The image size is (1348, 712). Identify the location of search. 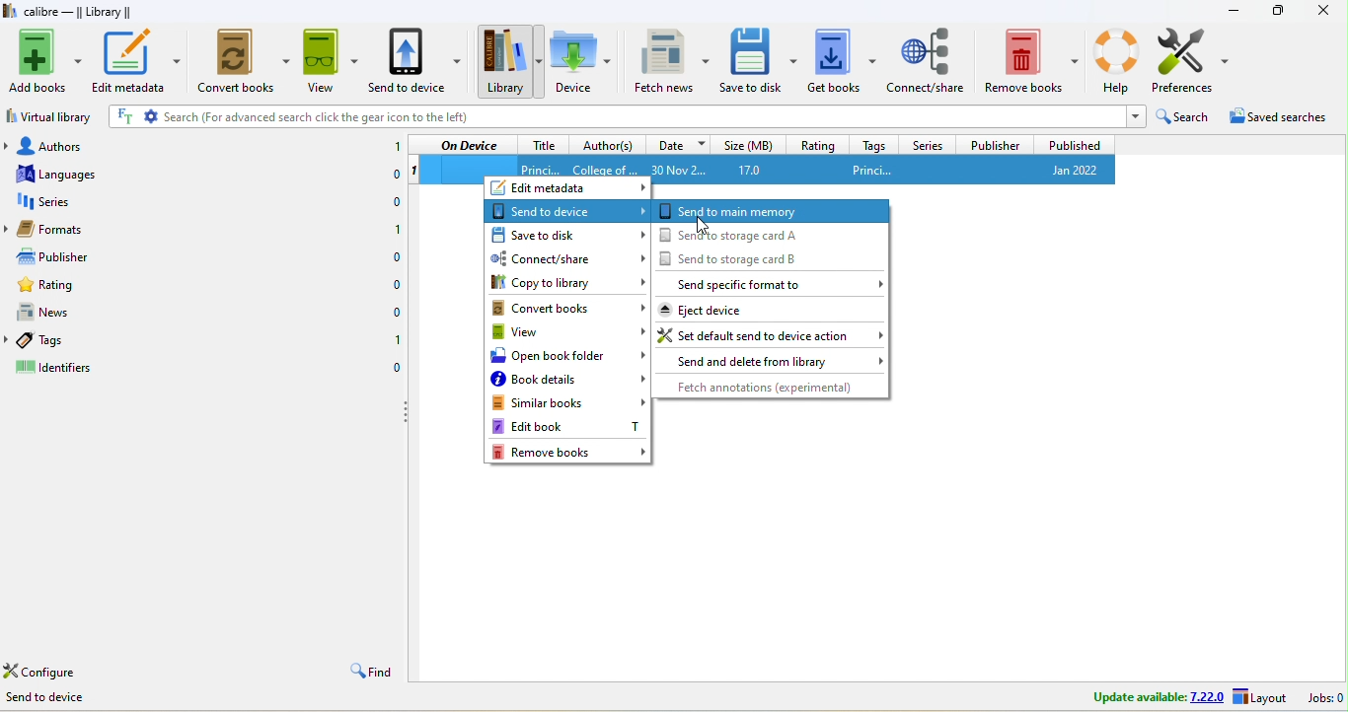
(1184, 119).